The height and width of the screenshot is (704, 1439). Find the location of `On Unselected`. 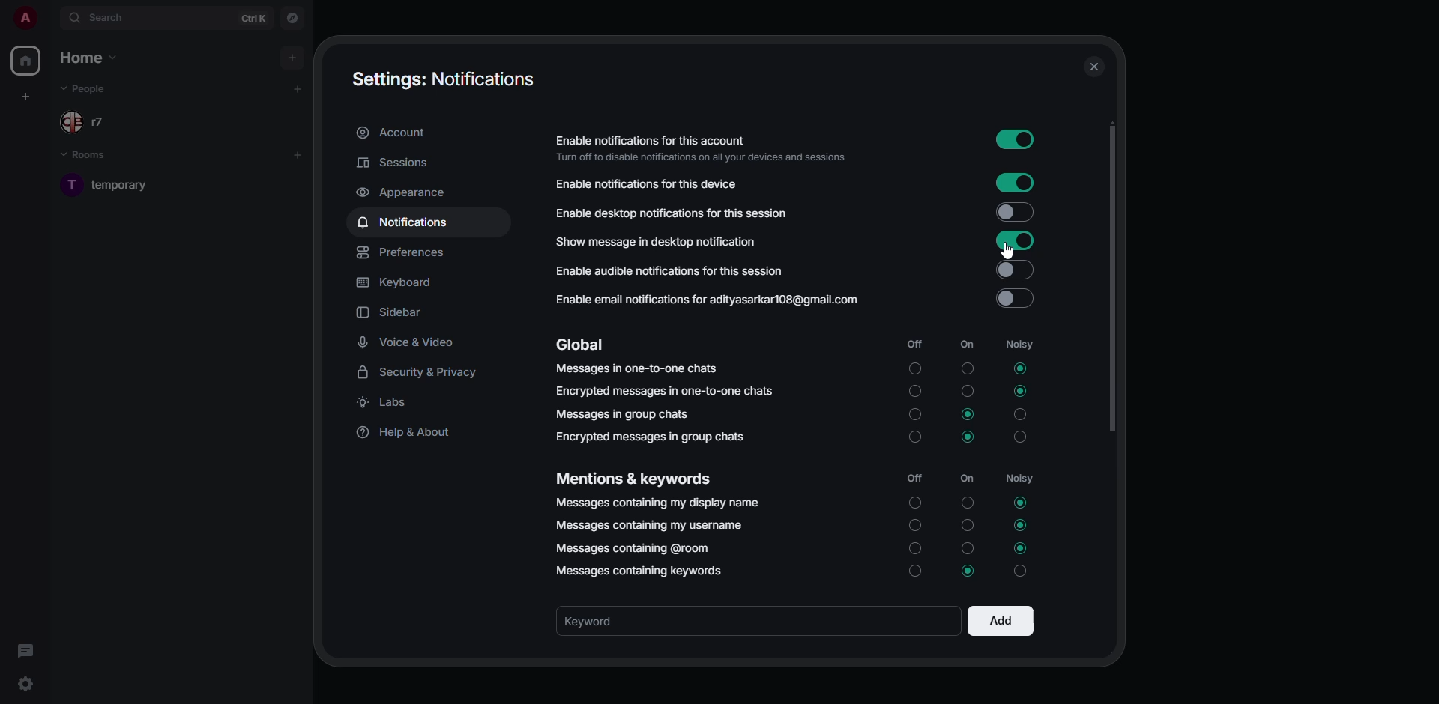

On Unselected is located at coordinates (968, 503).